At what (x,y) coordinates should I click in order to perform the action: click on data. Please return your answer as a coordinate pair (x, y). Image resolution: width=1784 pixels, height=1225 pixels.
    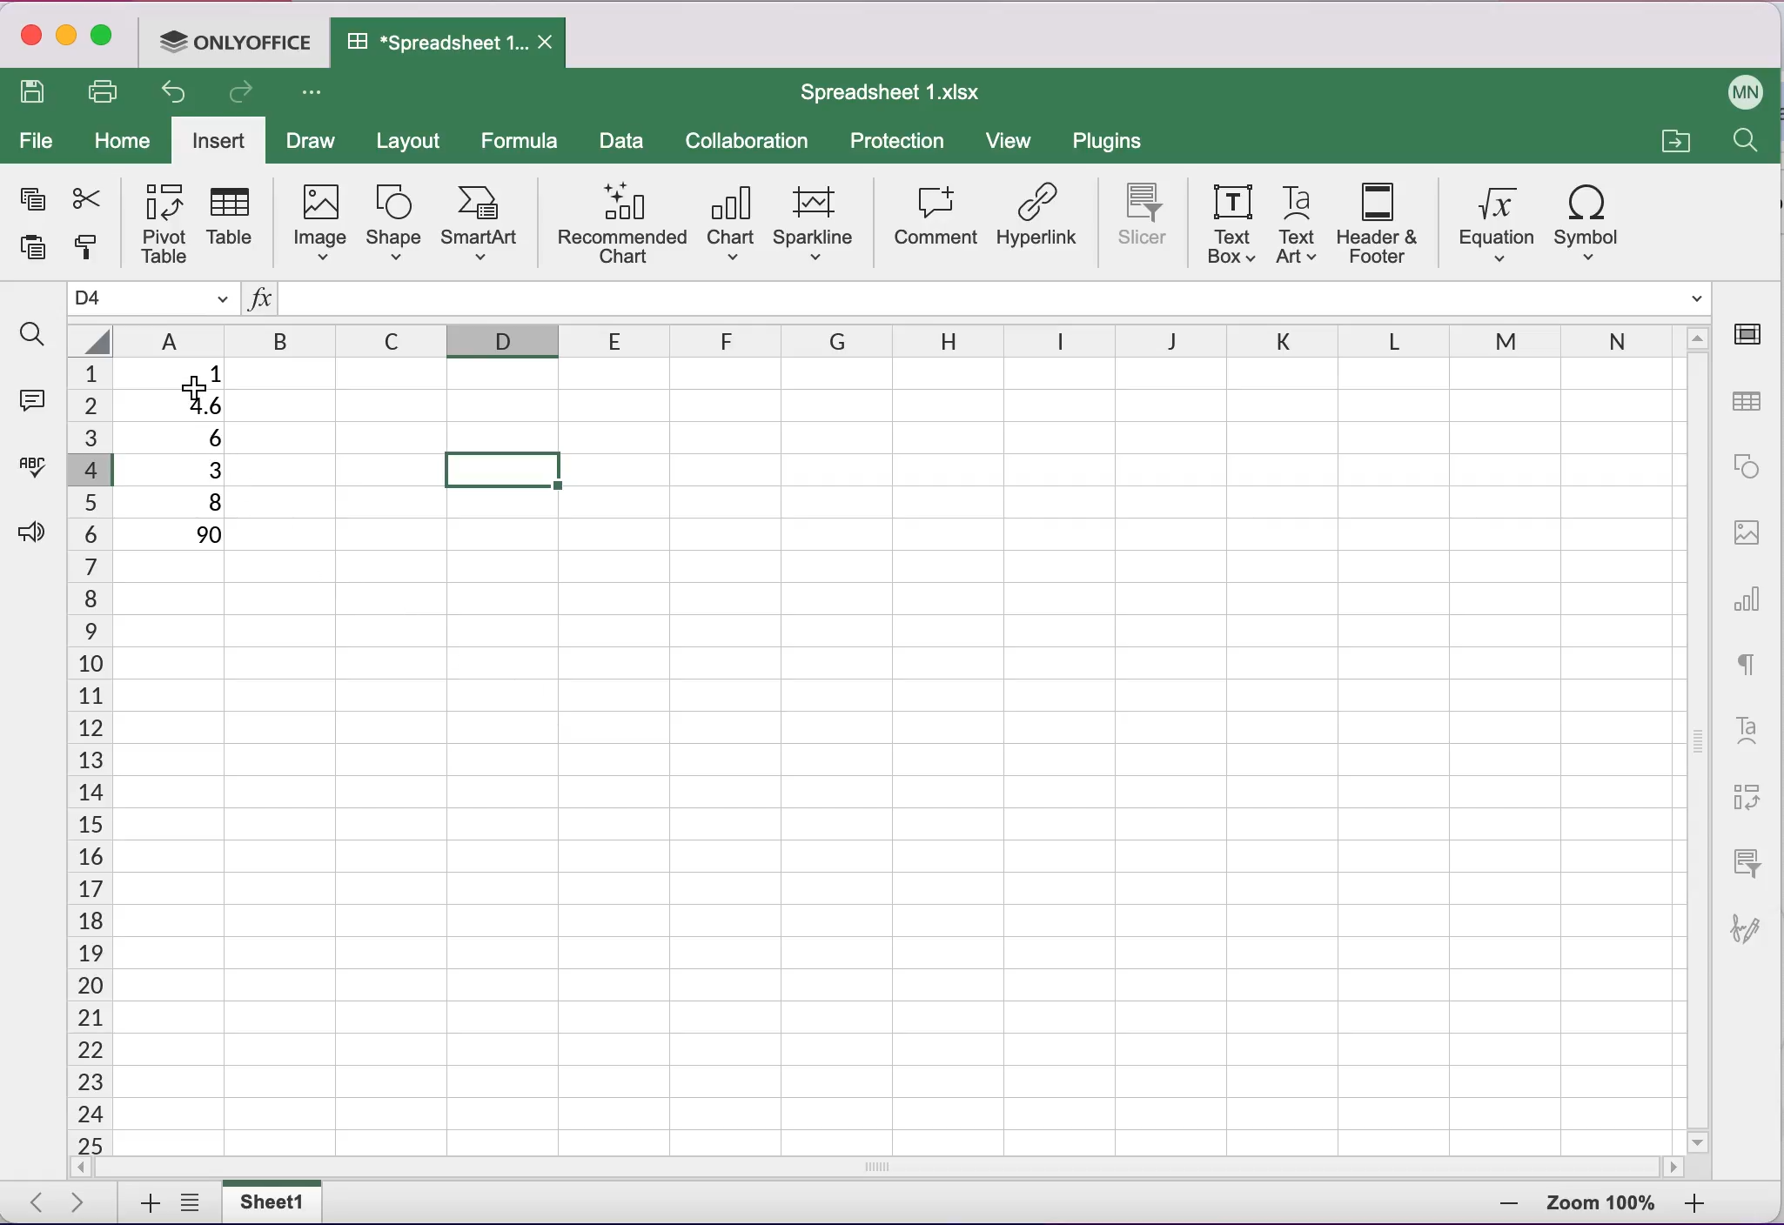
    Looking at the image, I should click on (623, 143).